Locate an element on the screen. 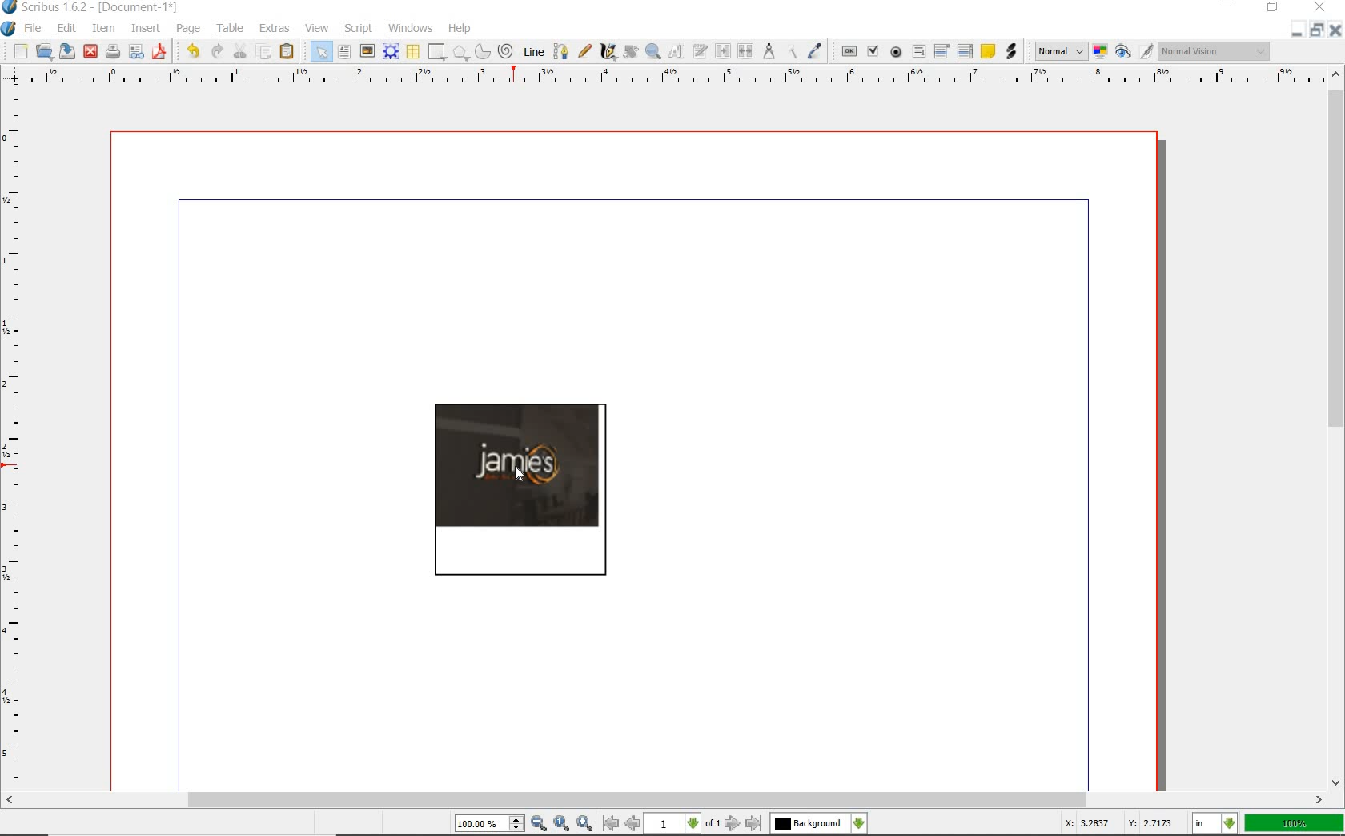 The width and height of the screenshot is (1345, 836). preflight verifier is located at coordinates (138, 52).